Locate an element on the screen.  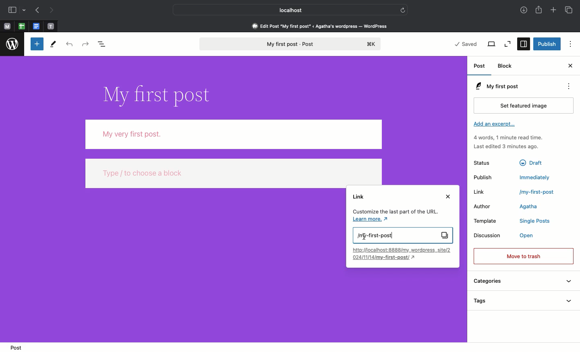
Zoom out is located at coordinates (508, 45).